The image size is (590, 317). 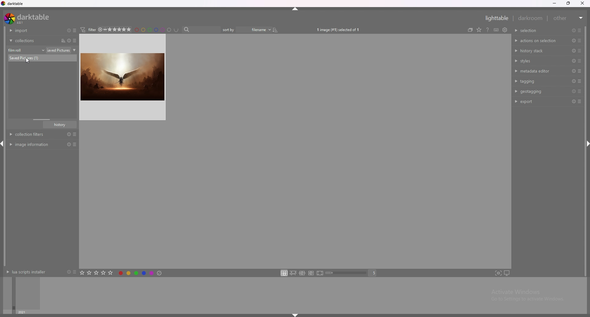 I want to click on zoomable lighttable layout, so click(x=293, y=273).